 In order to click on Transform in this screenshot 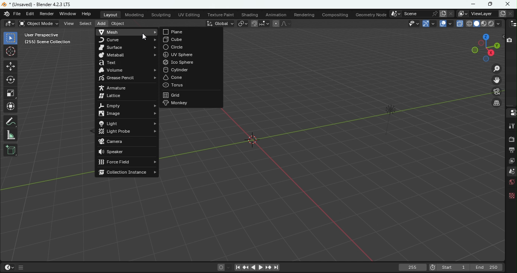, I will do `click(11, 107)`.